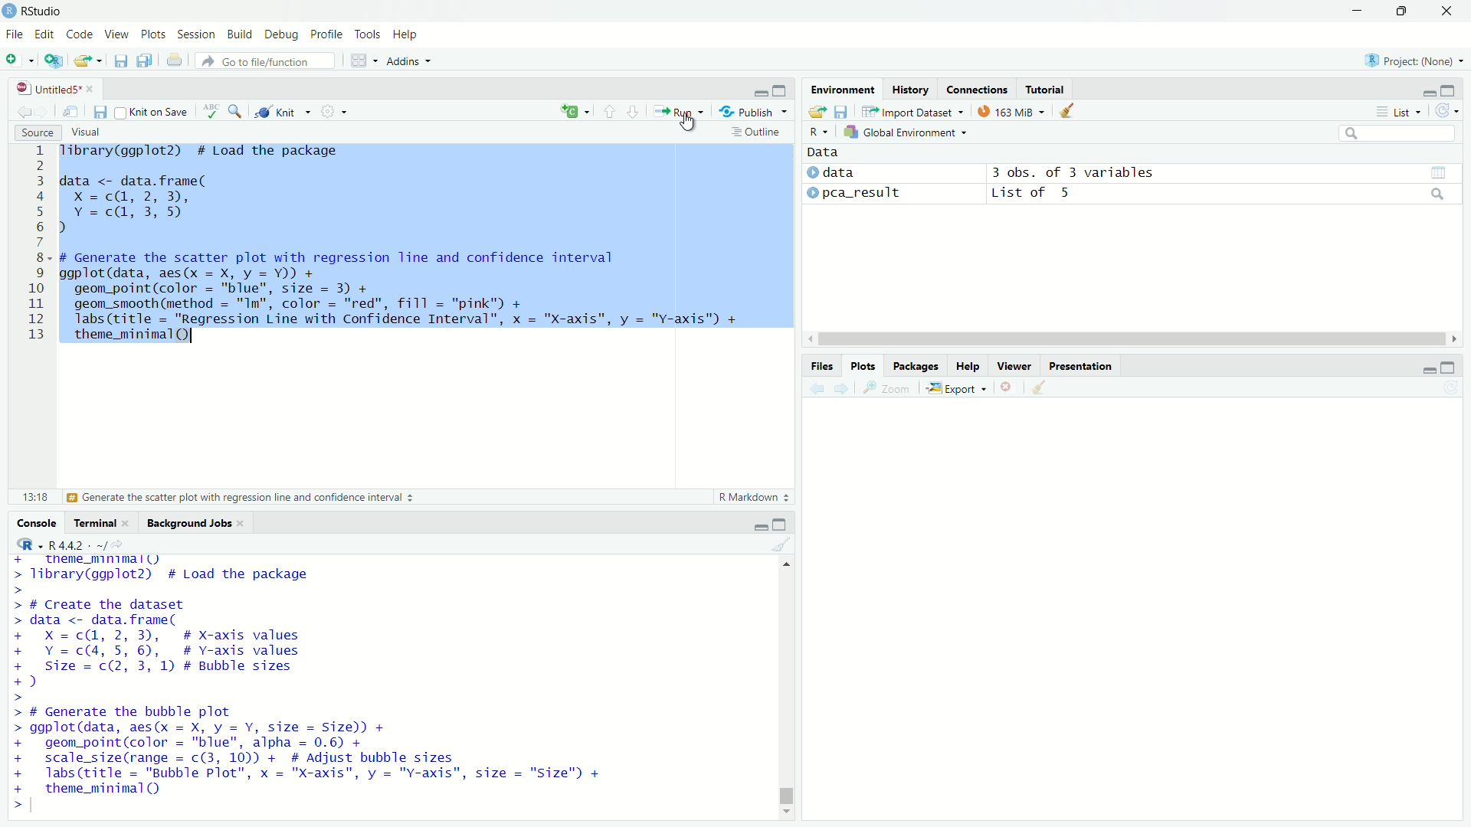  Describe the element at coordinates (241, 497) in the screenshot. I see `Generate the scatter plot with regression line and confidence interval` at that location.